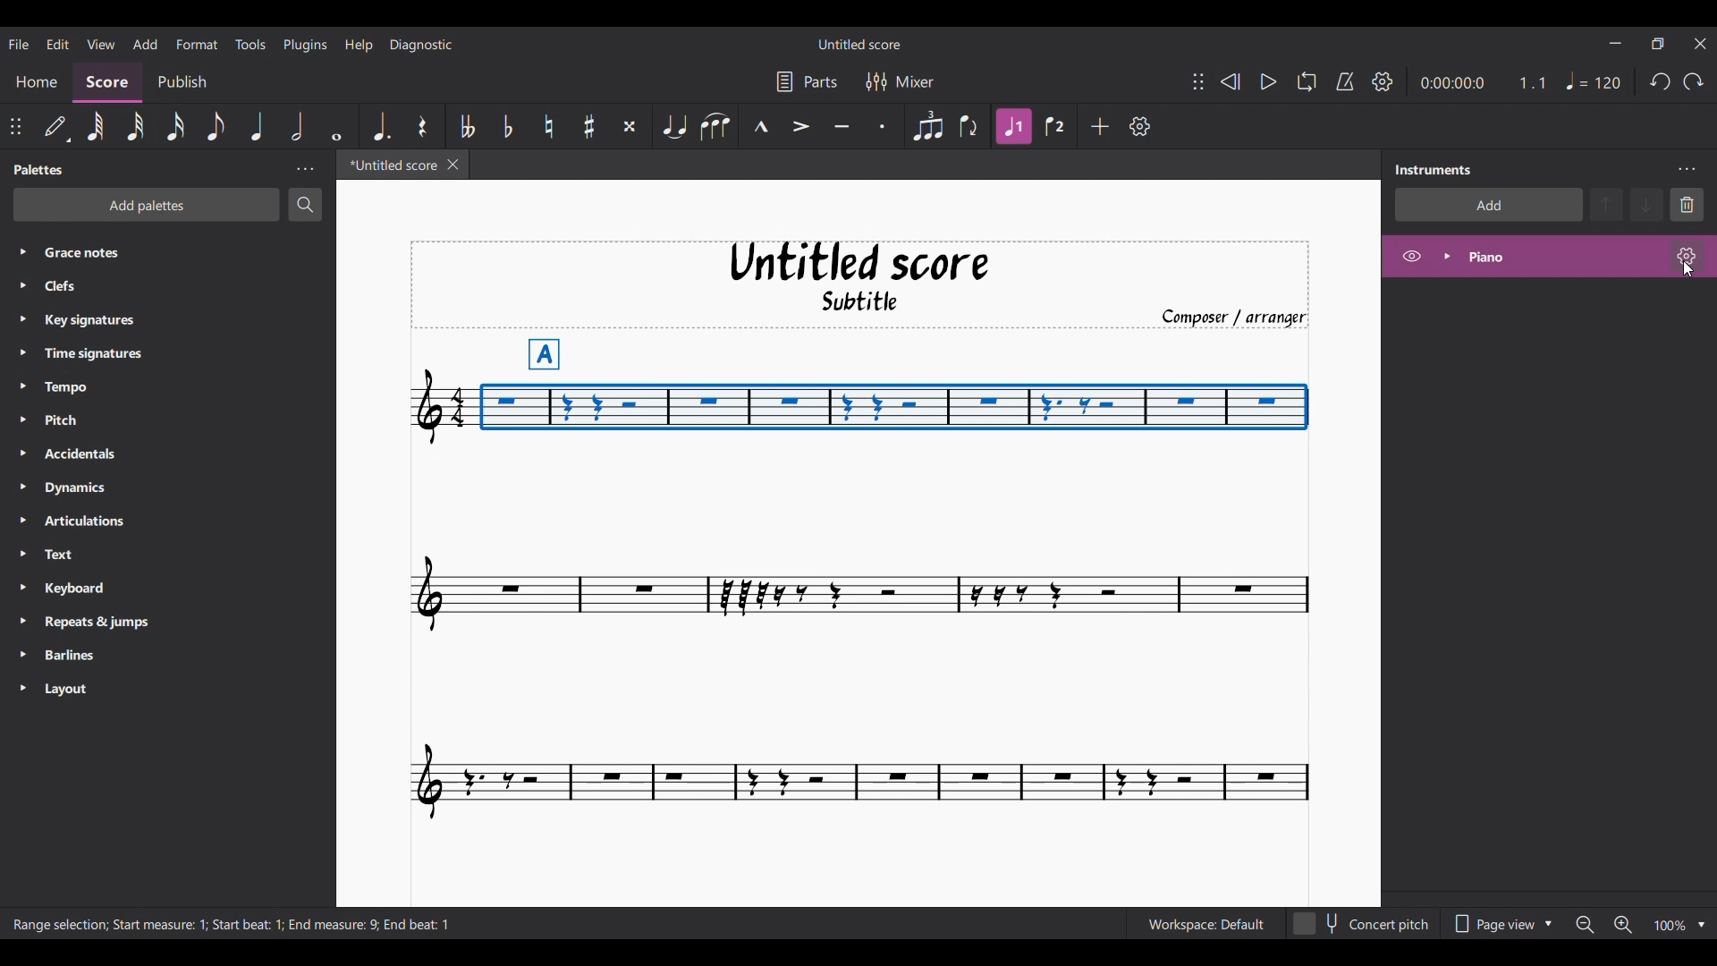 The height and width of the screenshot is (966, 1717). Describe the element at coordinates (1447, 257) in the screenshot. I see `Expand instrument` at that location.